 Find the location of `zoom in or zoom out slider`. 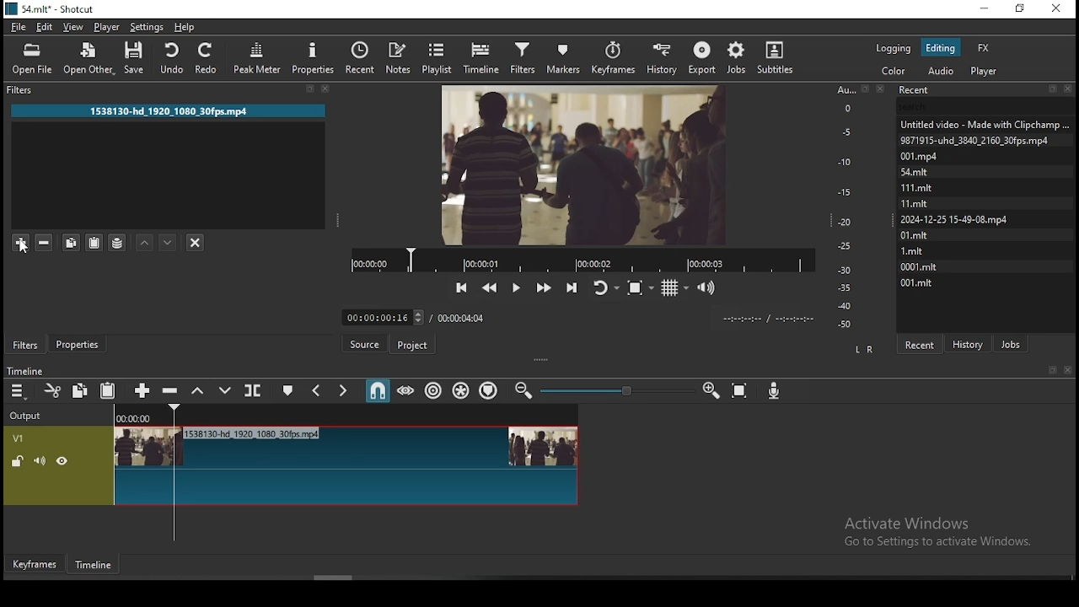

zoom in or zoom out slider is located at coordinates (617, 392).